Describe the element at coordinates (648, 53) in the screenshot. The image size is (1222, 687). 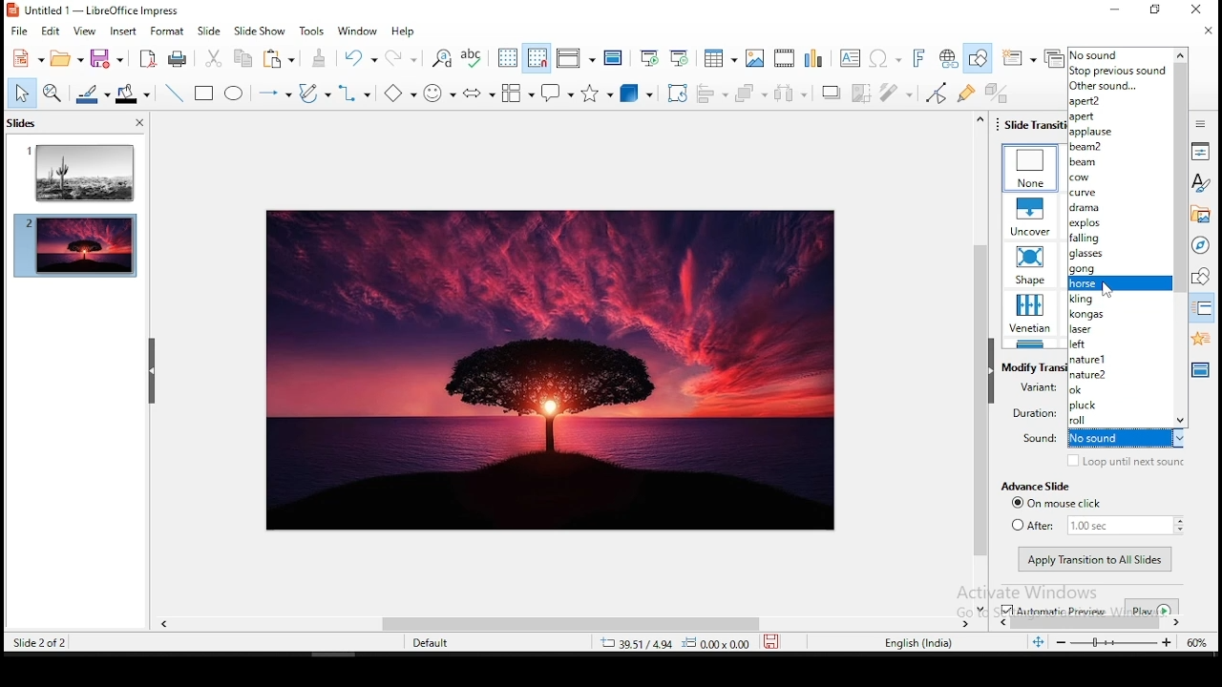
I see `start from first slide` at that location.